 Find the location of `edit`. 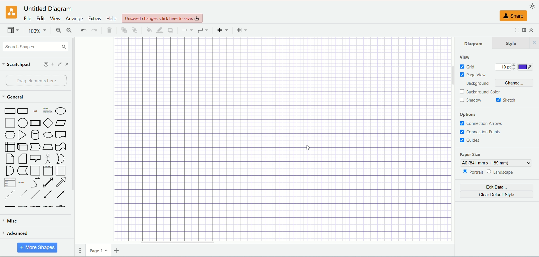

edit is located at coordinates (41, 18).